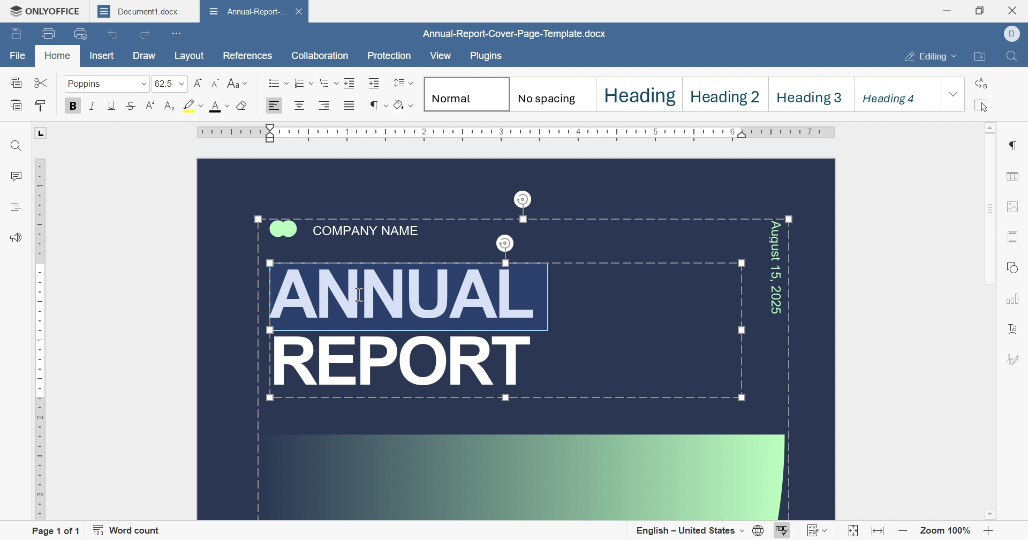  Describe the element at coordinates (278, 82) in the screenshot. I see `bullets` at that location.